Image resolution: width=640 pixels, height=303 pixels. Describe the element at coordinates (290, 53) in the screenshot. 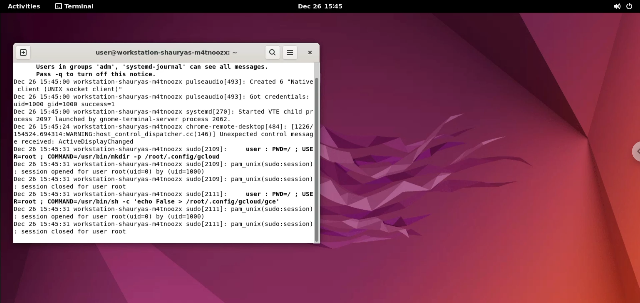

I see `more options` at that location.